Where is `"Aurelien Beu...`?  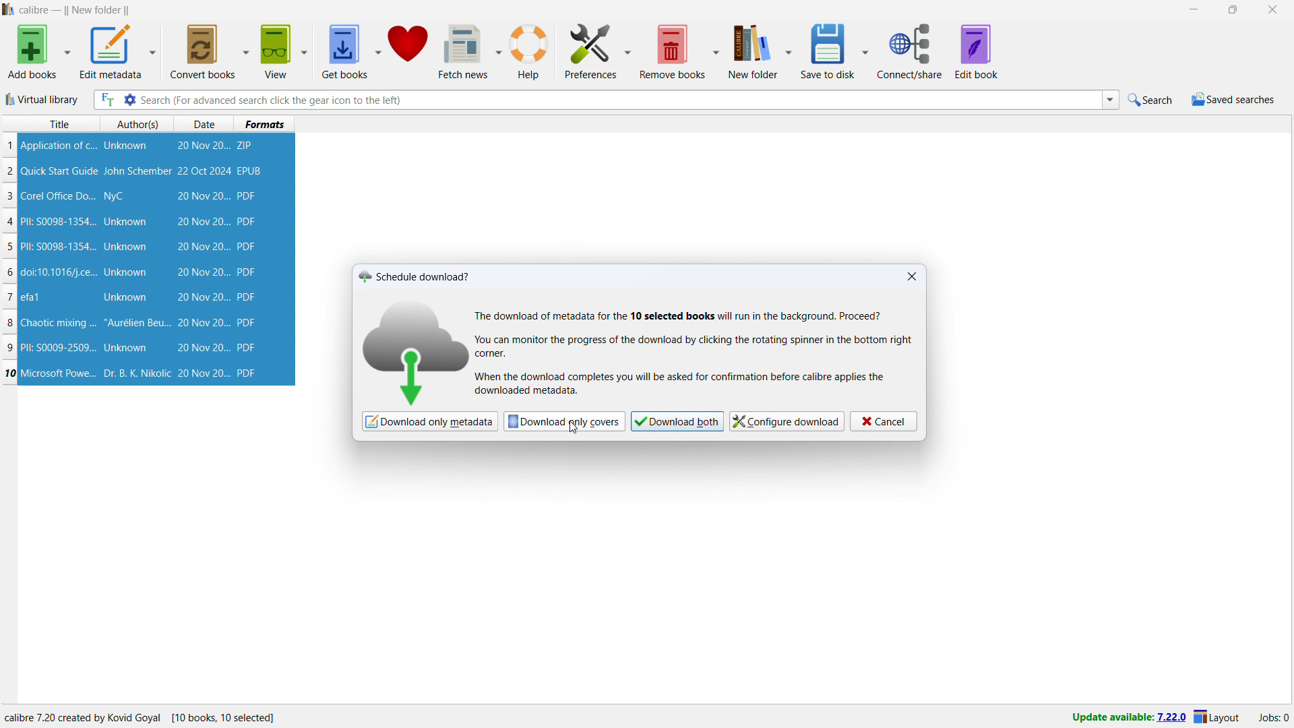 "Aurelien Beu... is located at coordinates (137, 324).